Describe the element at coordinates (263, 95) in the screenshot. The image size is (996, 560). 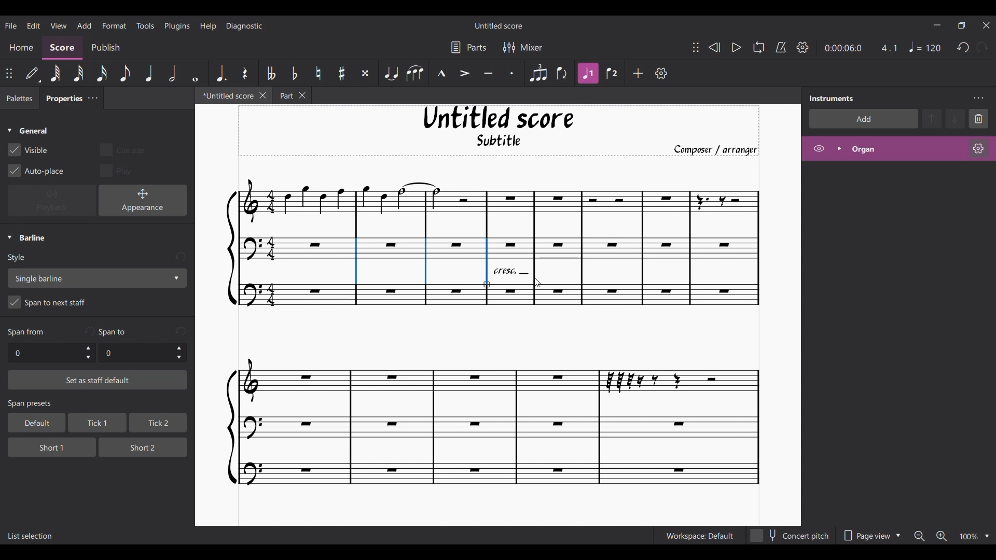
I see `Close current tab` at that location.